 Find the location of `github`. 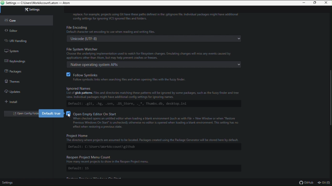

github is located at coordinates (308, 183).